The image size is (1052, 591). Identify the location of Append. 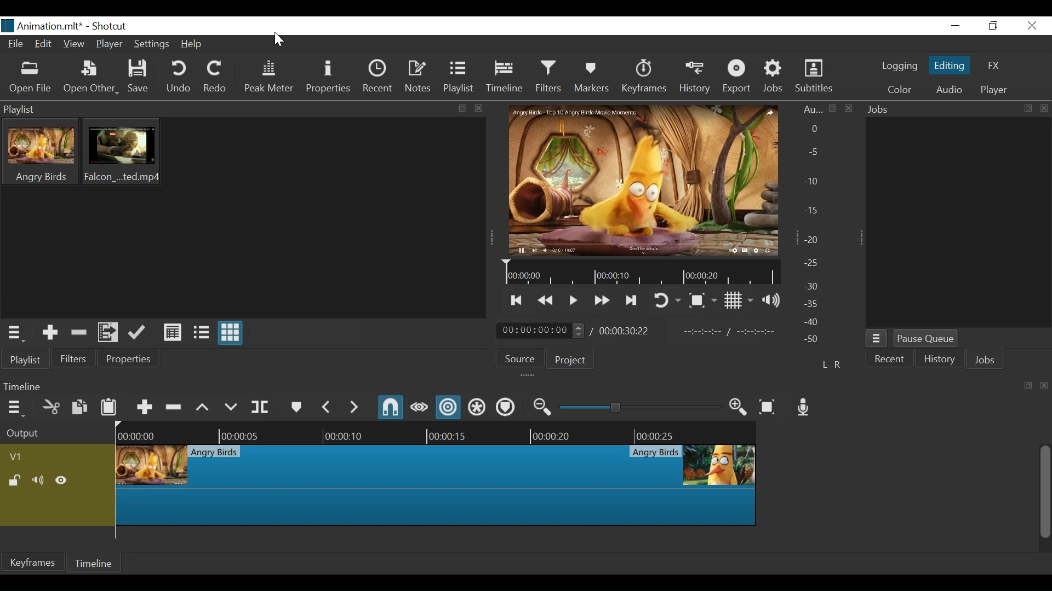
(144, 405).